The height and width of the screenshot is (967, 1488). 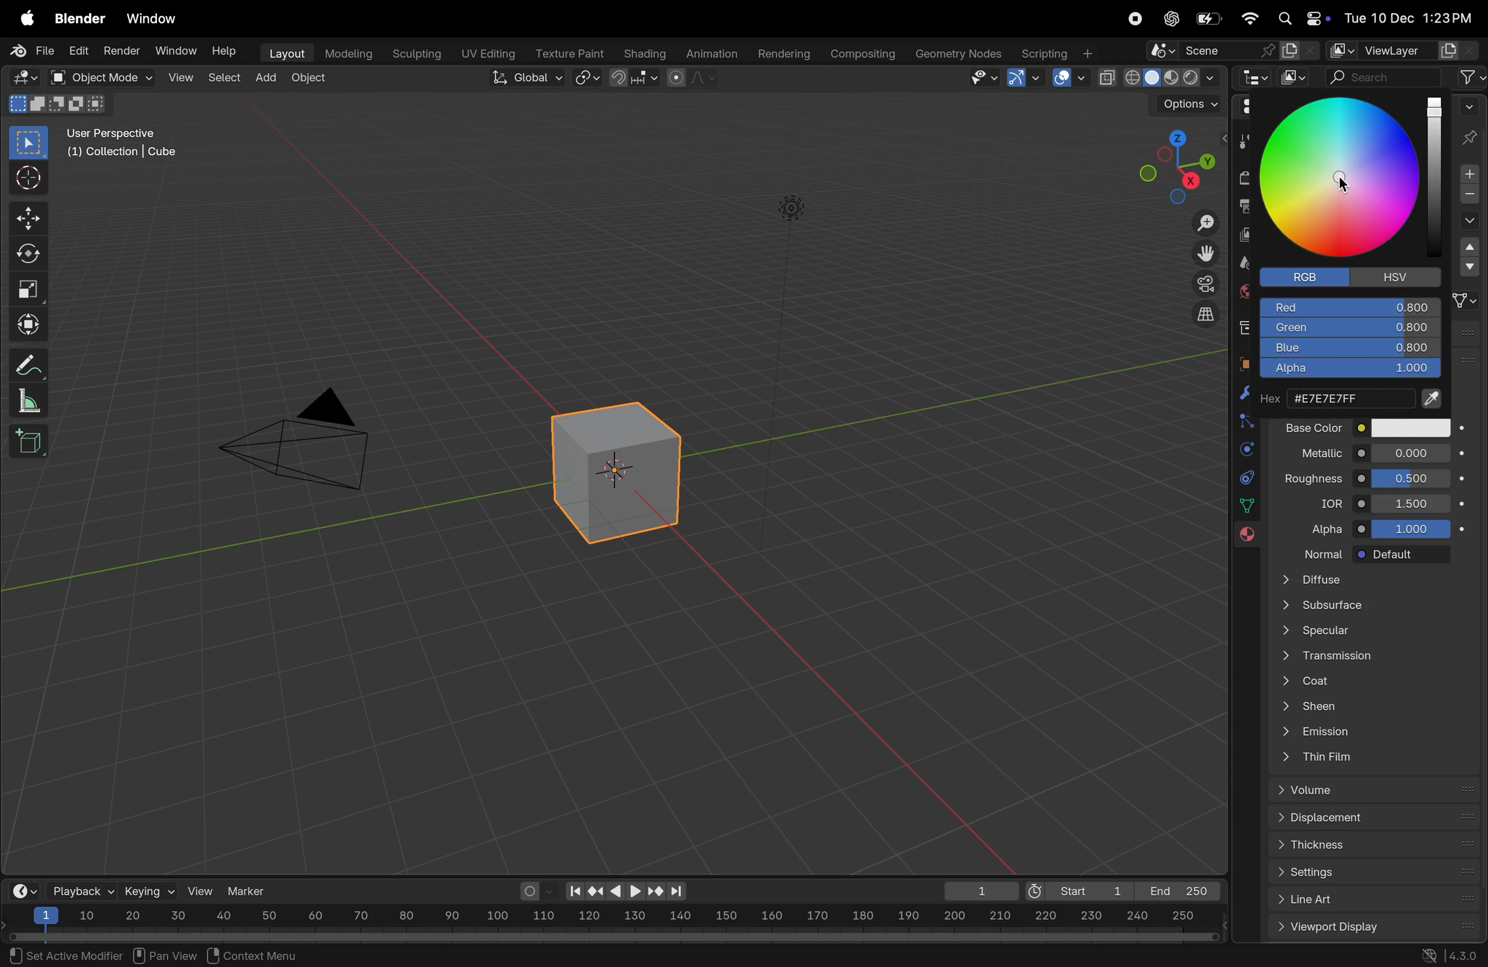 What do you see at coordinates (1380, 790) in the screenshot?
I see `volume` at bounding box center [1380, 790].